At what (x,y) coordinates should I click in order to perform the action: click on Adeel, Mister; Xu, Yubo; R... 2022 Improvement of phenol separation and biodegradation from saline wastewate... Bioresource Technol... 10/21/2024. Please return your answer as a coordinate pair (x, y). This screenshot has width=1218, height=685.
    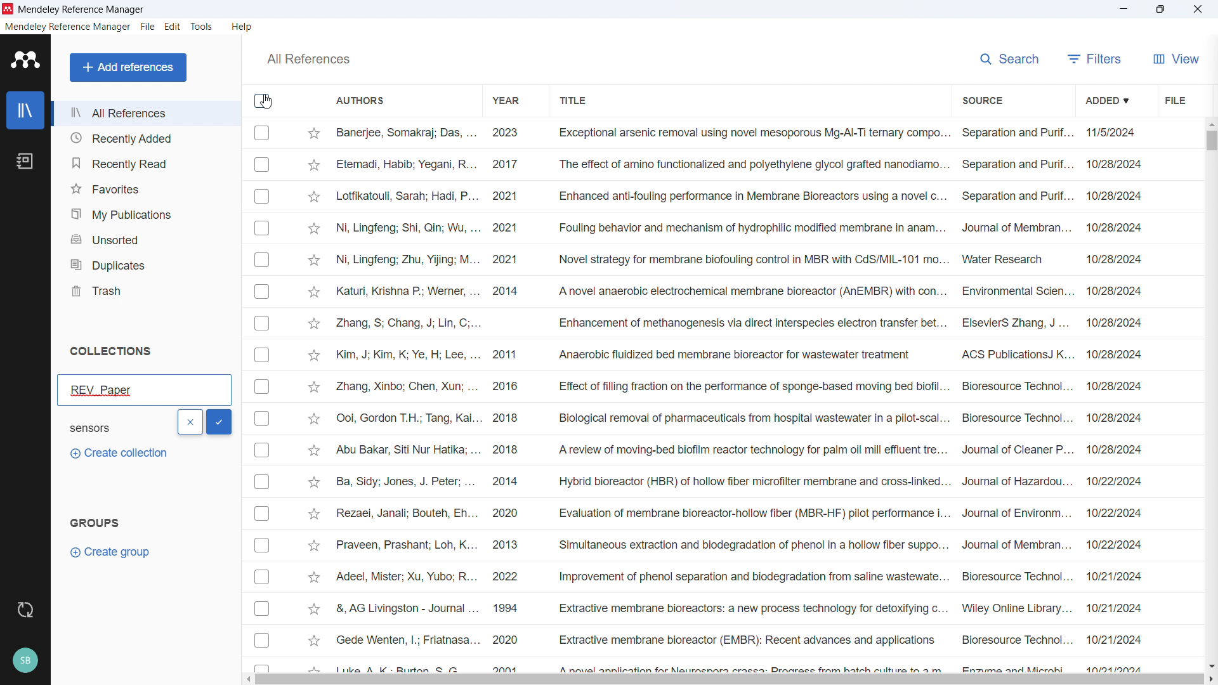
    Looking at the image, I should click on (738, 577).